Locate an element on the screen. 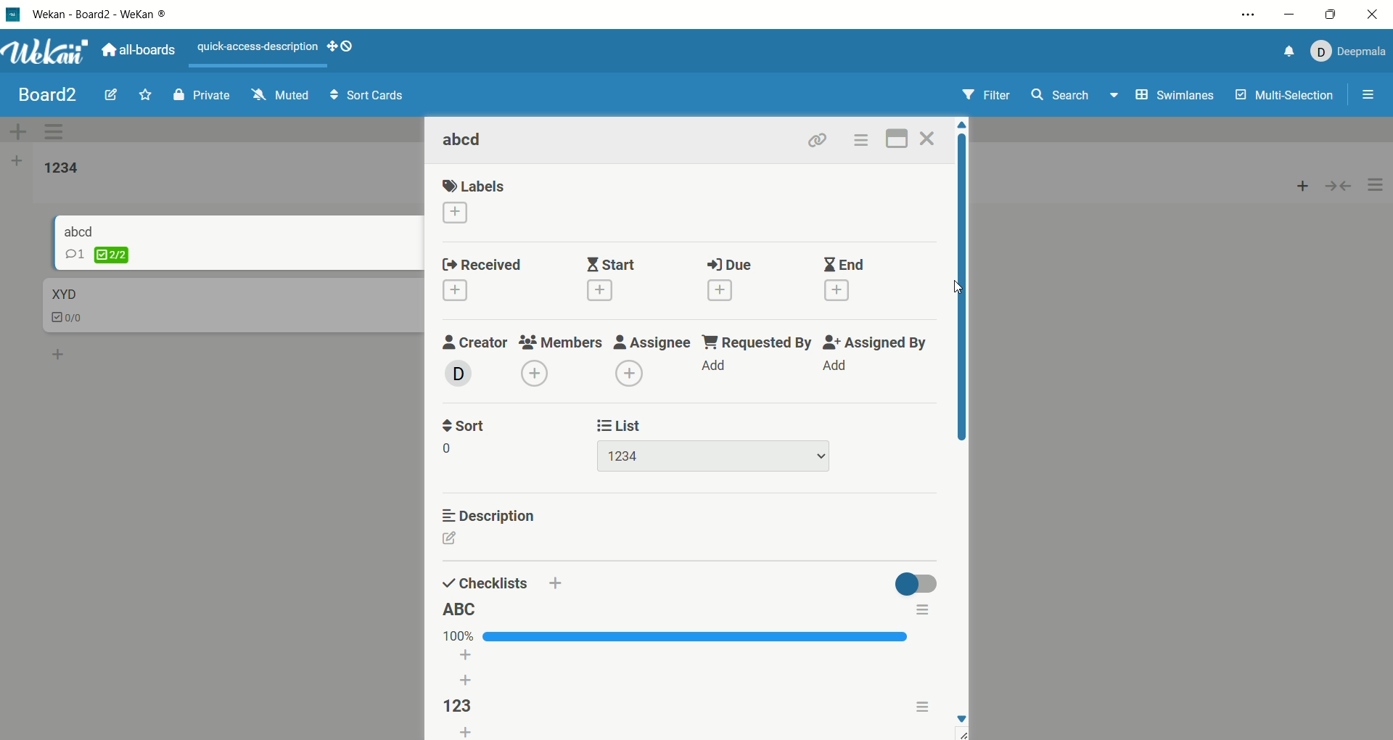 The image size is (1393, 740). maximize is located at coordinates (898, 137).